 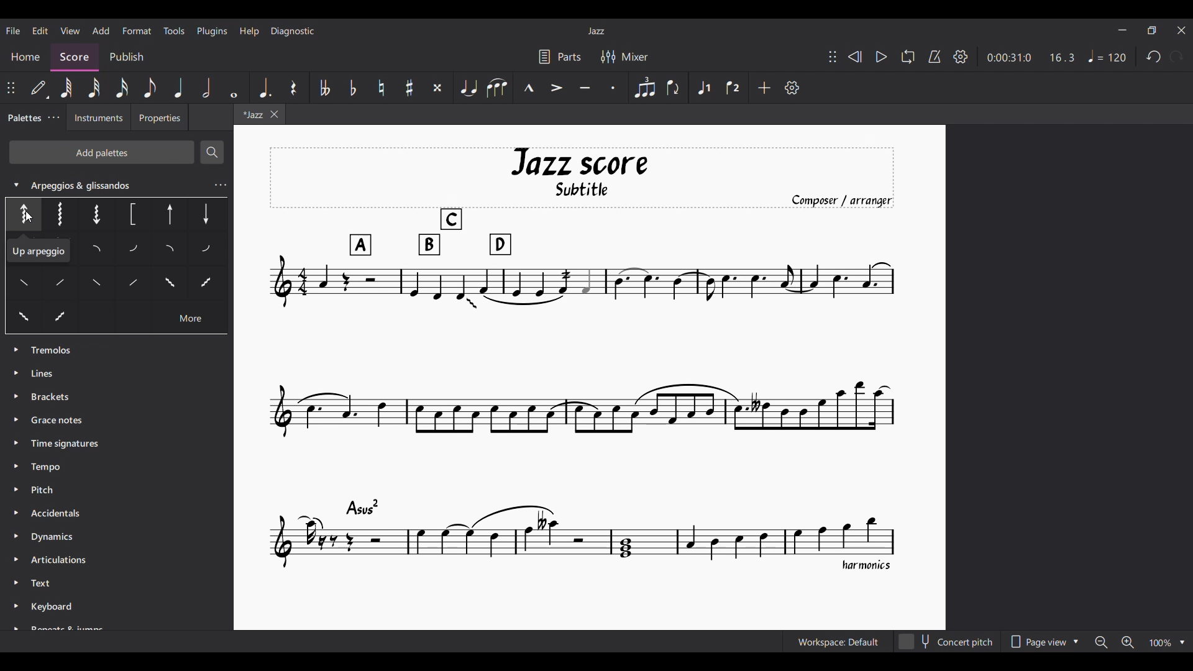 I want to click on Search, so click(x=213, y=152).